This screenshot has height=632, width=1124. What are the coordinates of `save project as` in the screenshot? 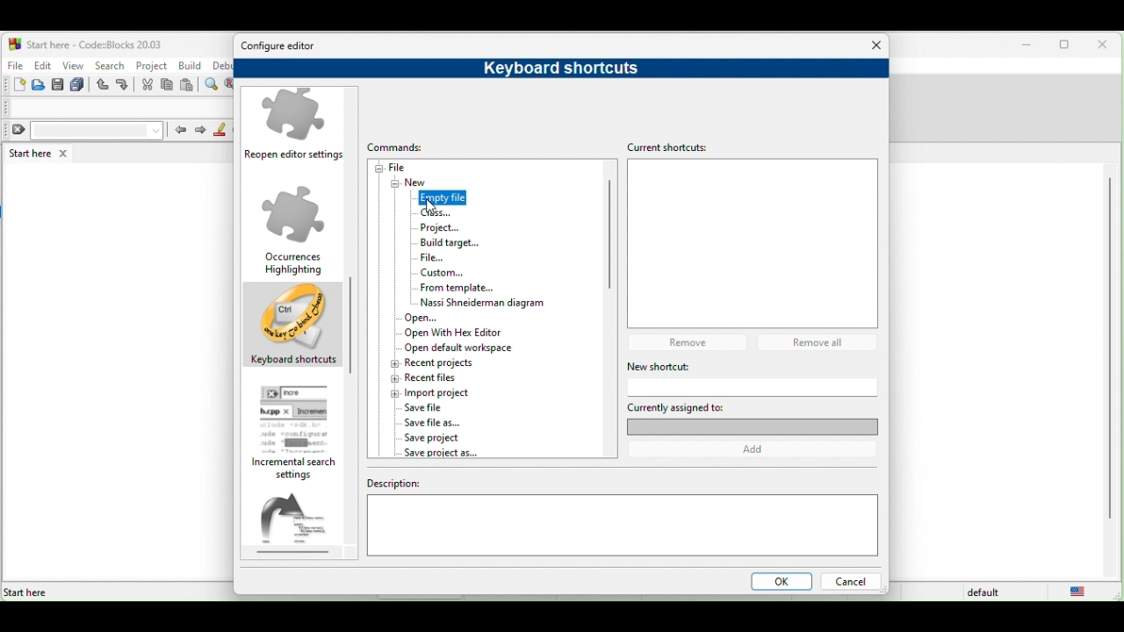 It's located at (440, 453).